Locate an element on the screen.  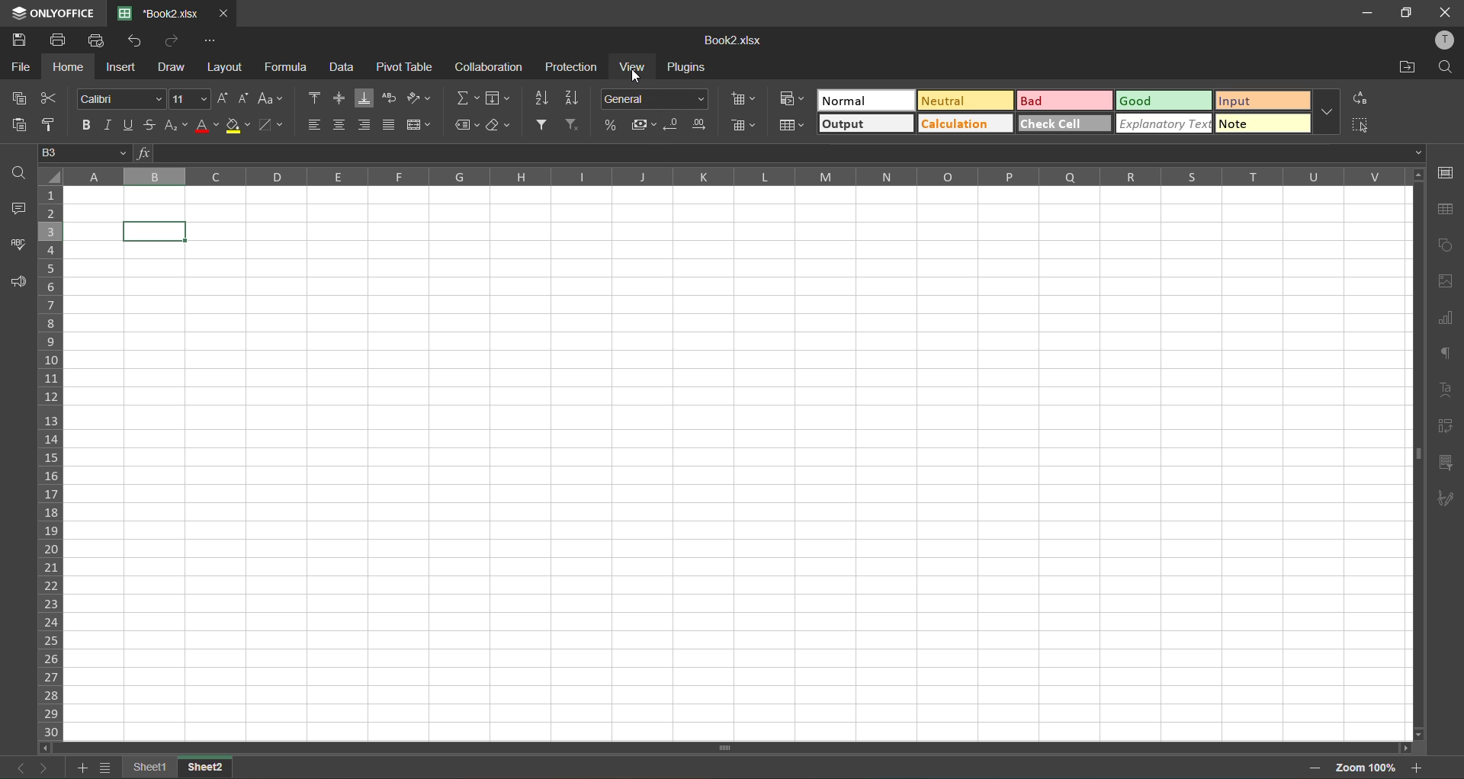
increment size is located at coordinates (224, 98).